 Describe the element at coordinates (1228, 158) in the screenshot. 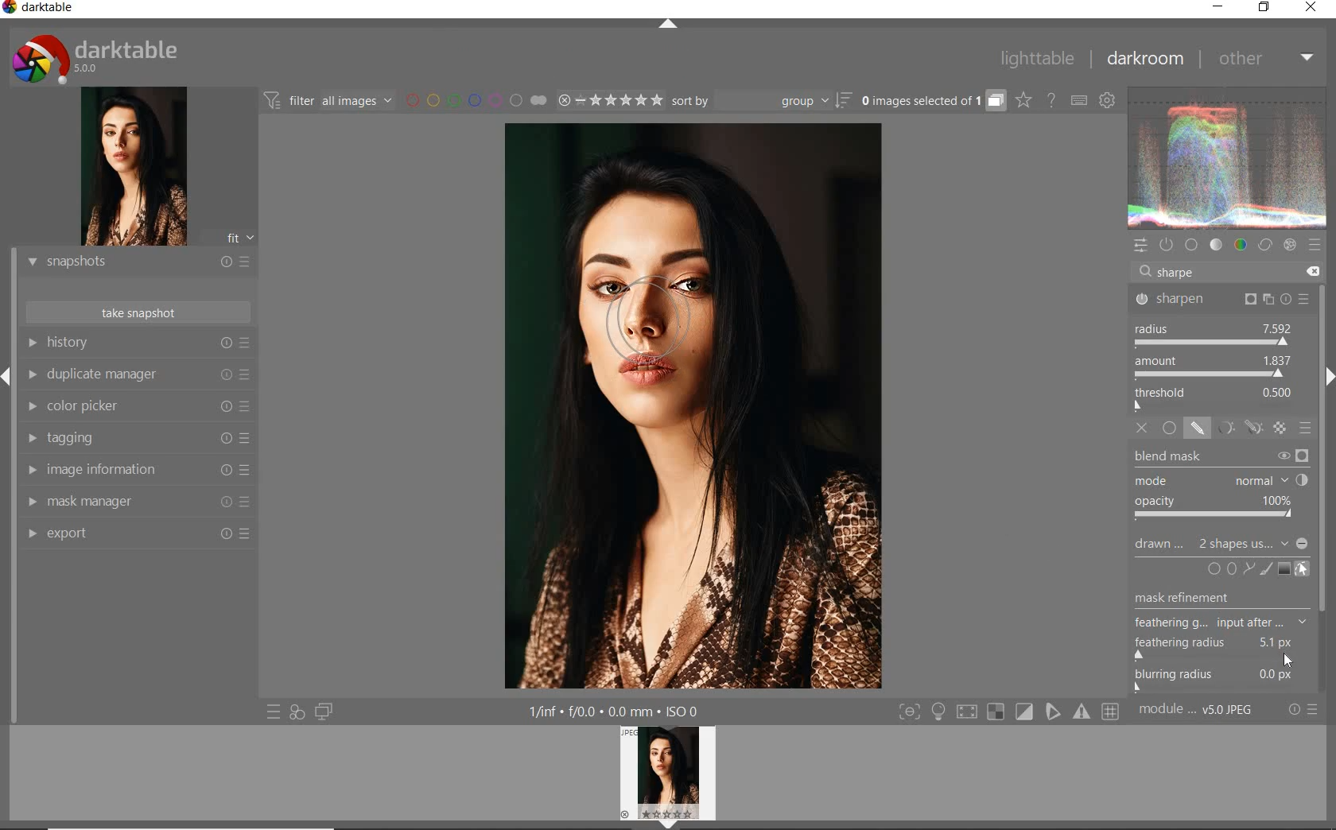

I see `waveform` at that location.